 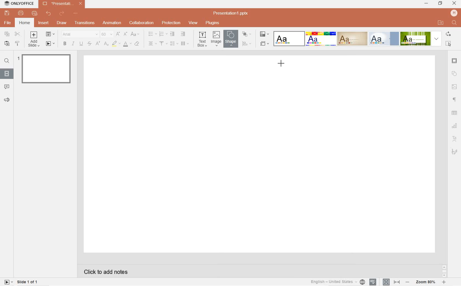 What do you see at coordinates (84, 23) in the screenshot?
I see `transitions` at bounding box center [84, 23].